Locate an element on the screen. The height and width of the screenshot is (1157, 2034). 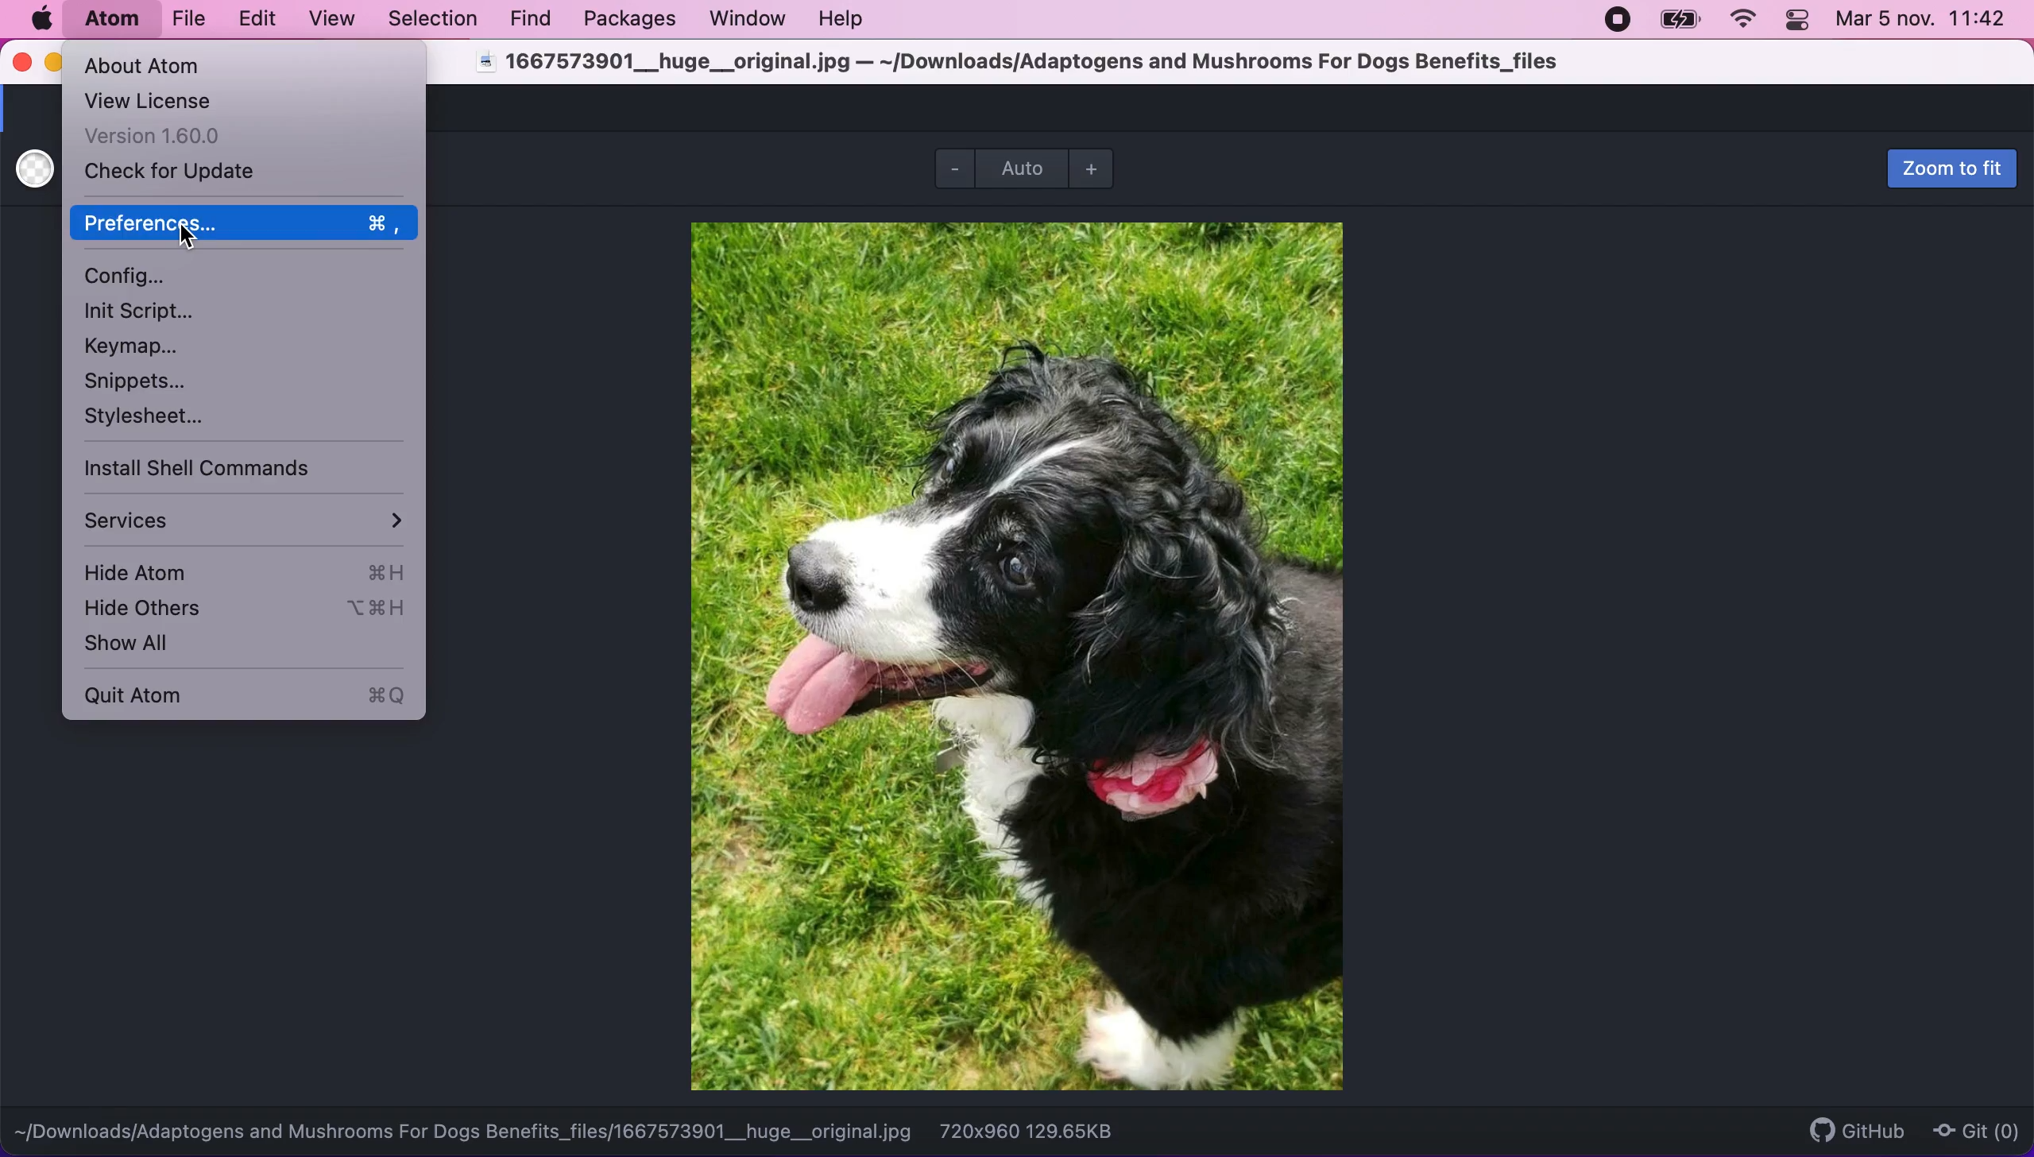
install shell commands is located at coordinates (230, 470).